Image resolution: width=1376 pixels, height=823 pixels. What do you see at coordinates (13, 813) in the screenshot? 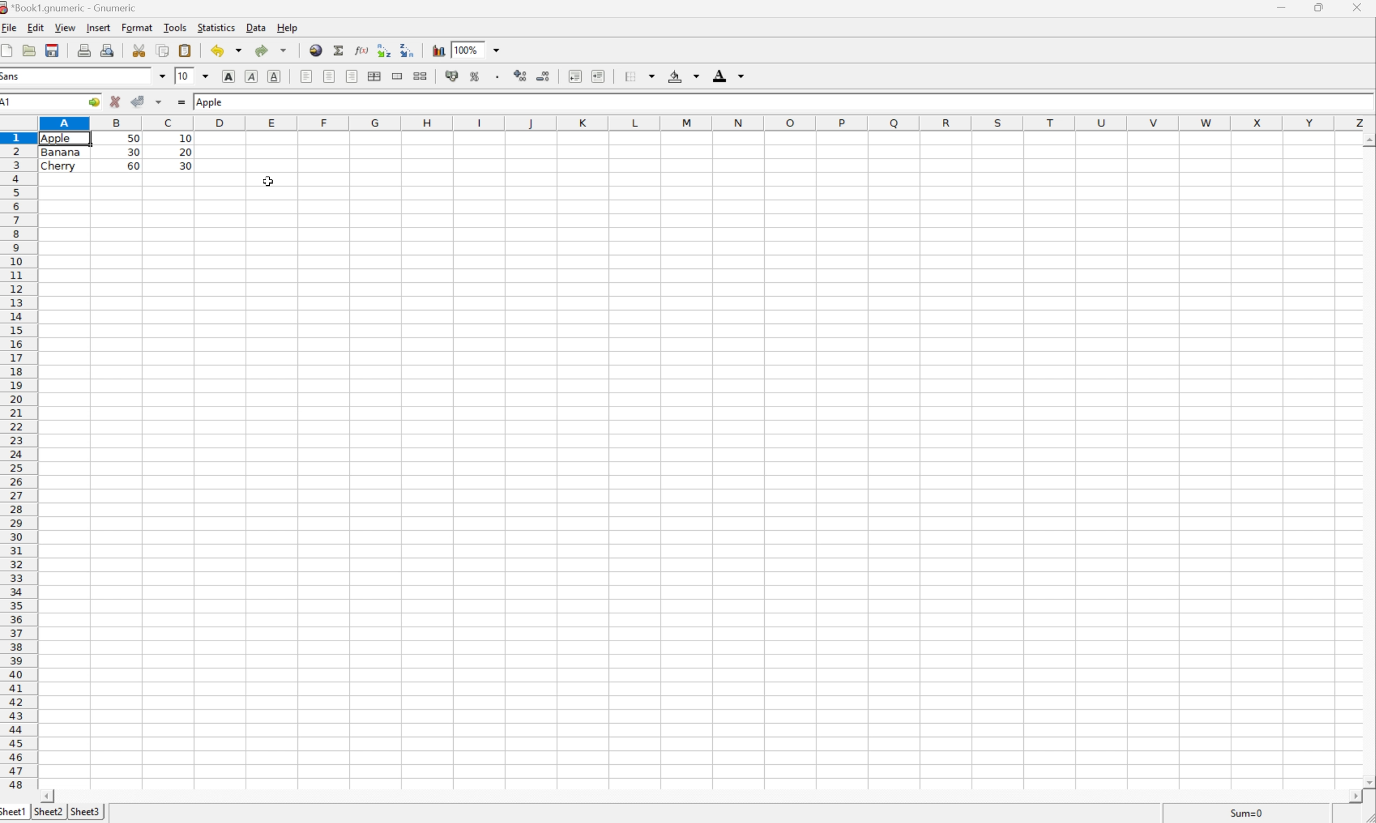
I see `sheet1` at bounding box center [13, 813].